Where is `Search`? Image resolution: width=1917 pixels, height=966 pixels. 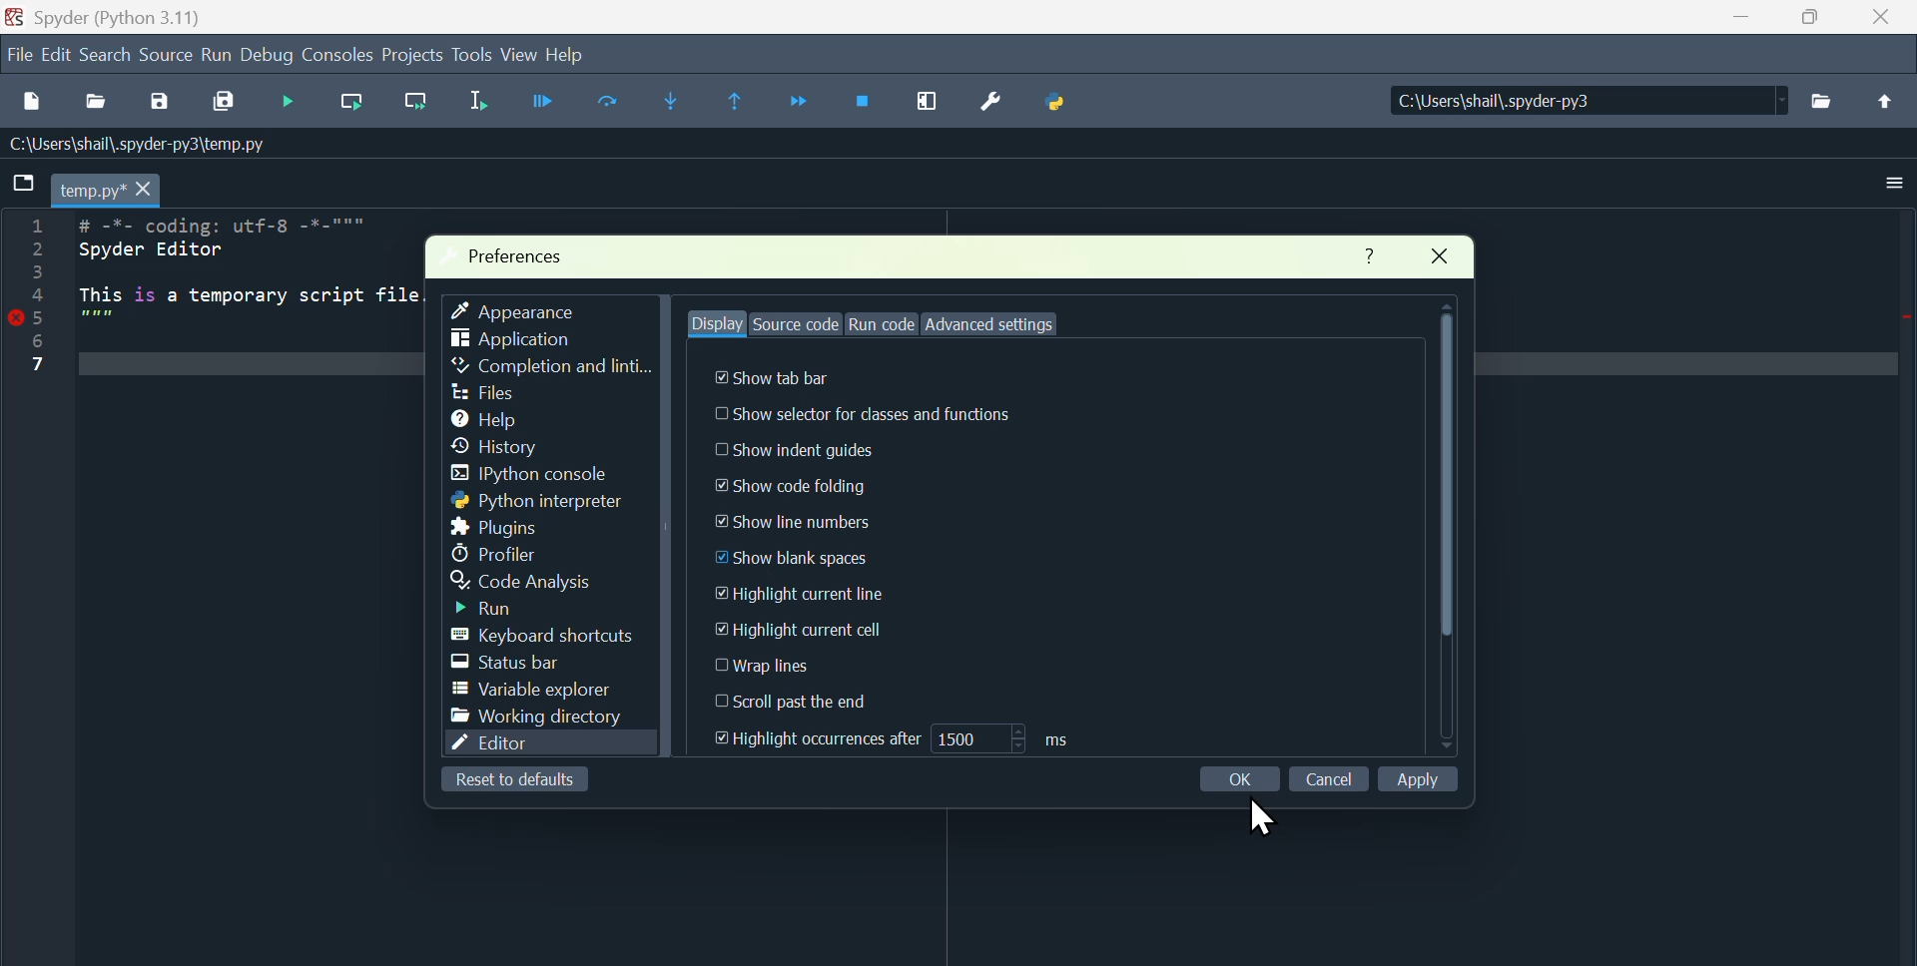 Search is located at coordinates (109, 57).